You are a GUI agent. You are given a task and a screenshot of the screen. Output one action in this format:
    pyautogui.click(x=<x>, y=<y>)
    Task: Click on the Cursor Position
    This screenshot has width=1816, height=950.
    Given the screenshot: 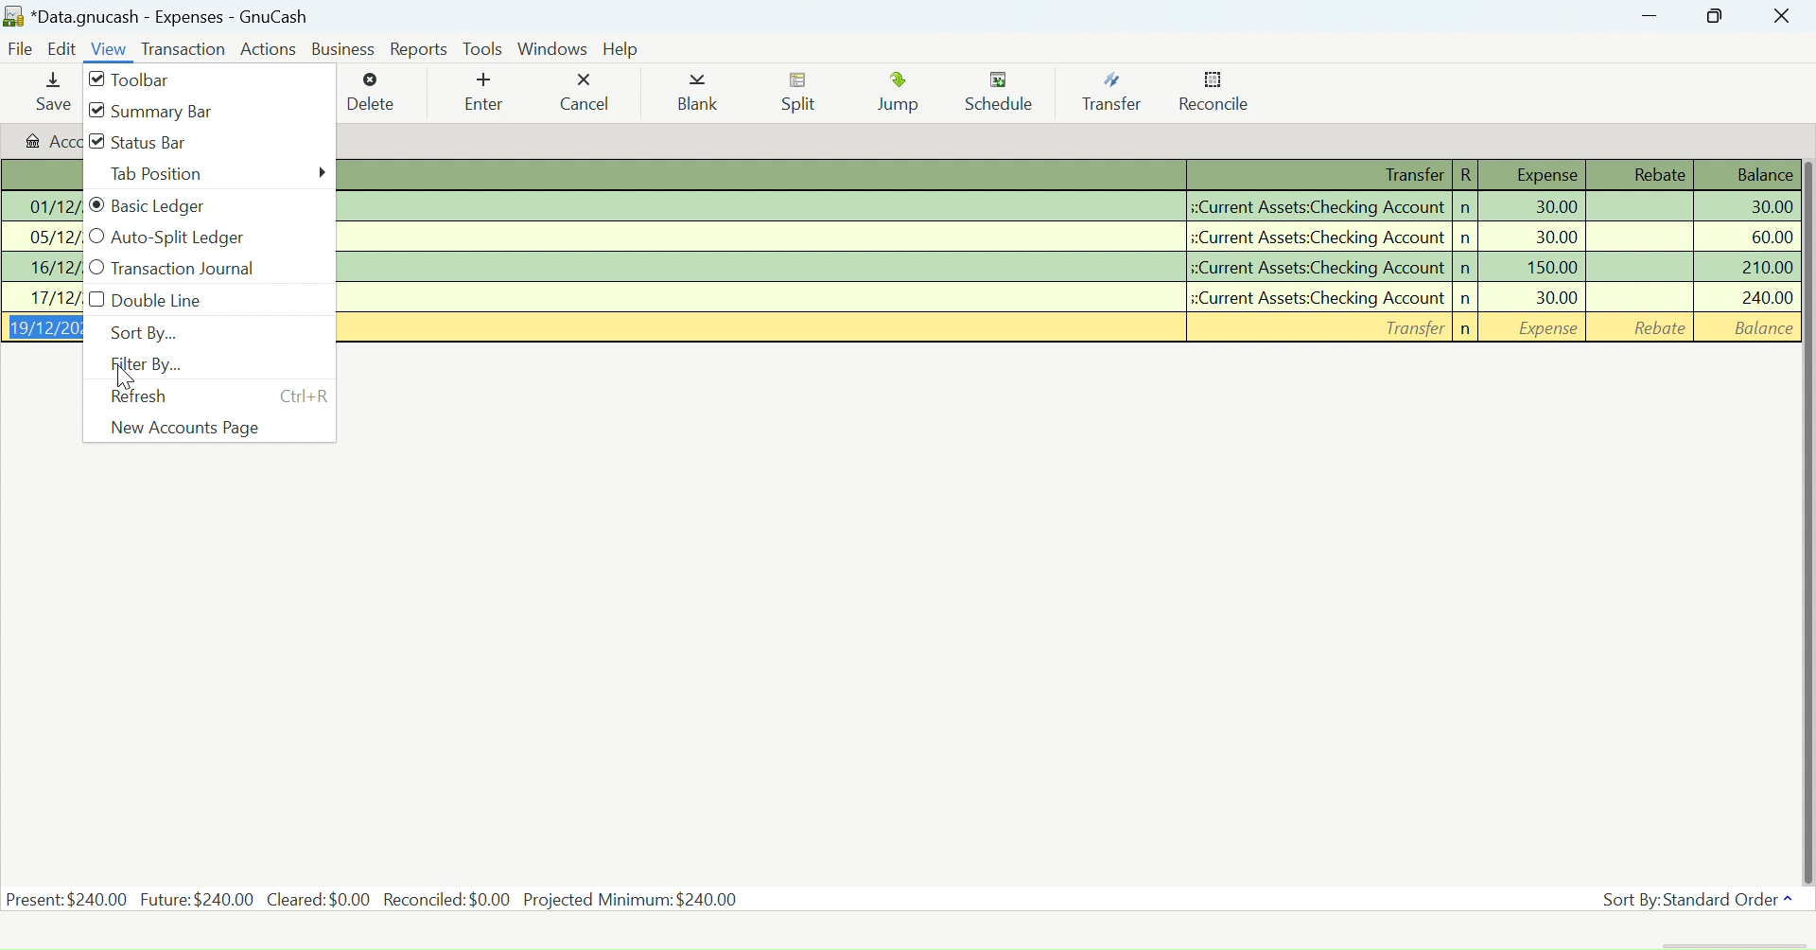 What is the action you would take?
    pyautogui.click(x=126, y=376)
    